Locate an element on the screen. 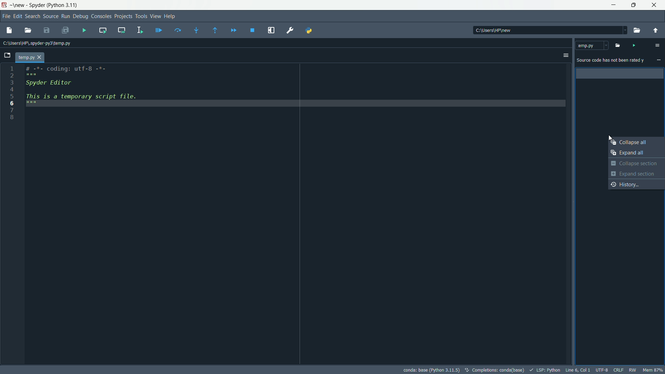 The height and width of the screenshot is (374, 665). run menu is located at coordinates (65, 17).